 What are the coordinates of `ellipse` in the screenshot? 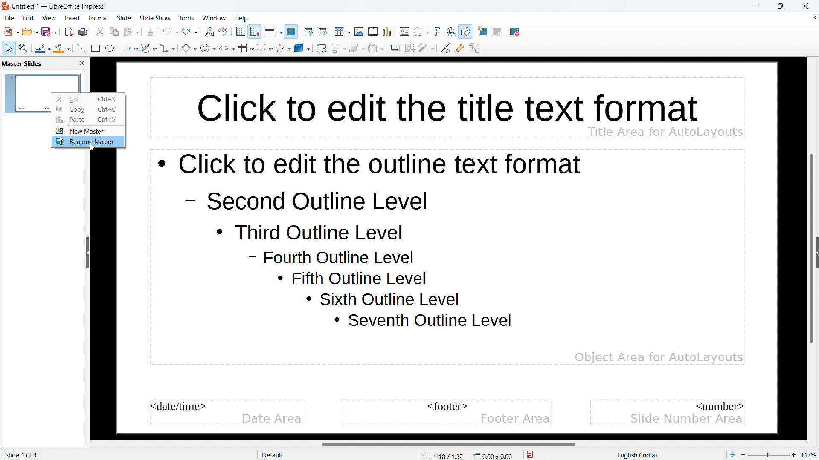 It's located at (110, 48).